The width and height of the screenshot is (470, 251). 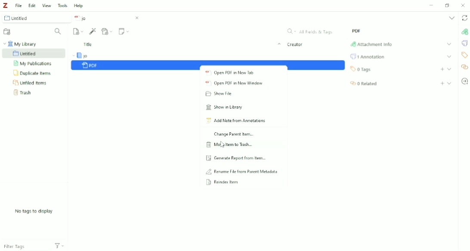 I want to click on Expand section, so click(x=450, y=69).